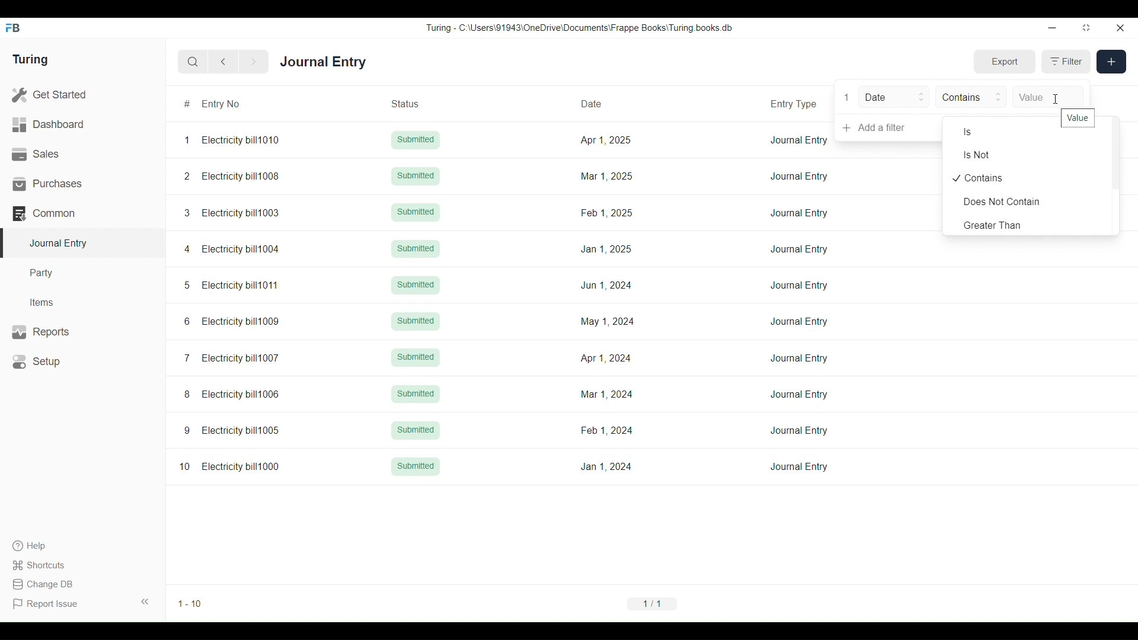  I want to click on Journal Entry, so click(800, 213).